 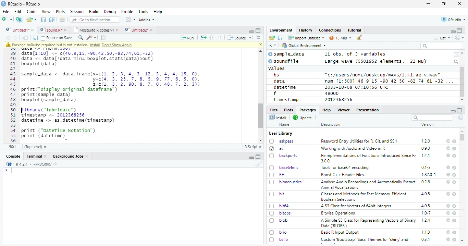 I want to click on R, so click(x=273, y=46).